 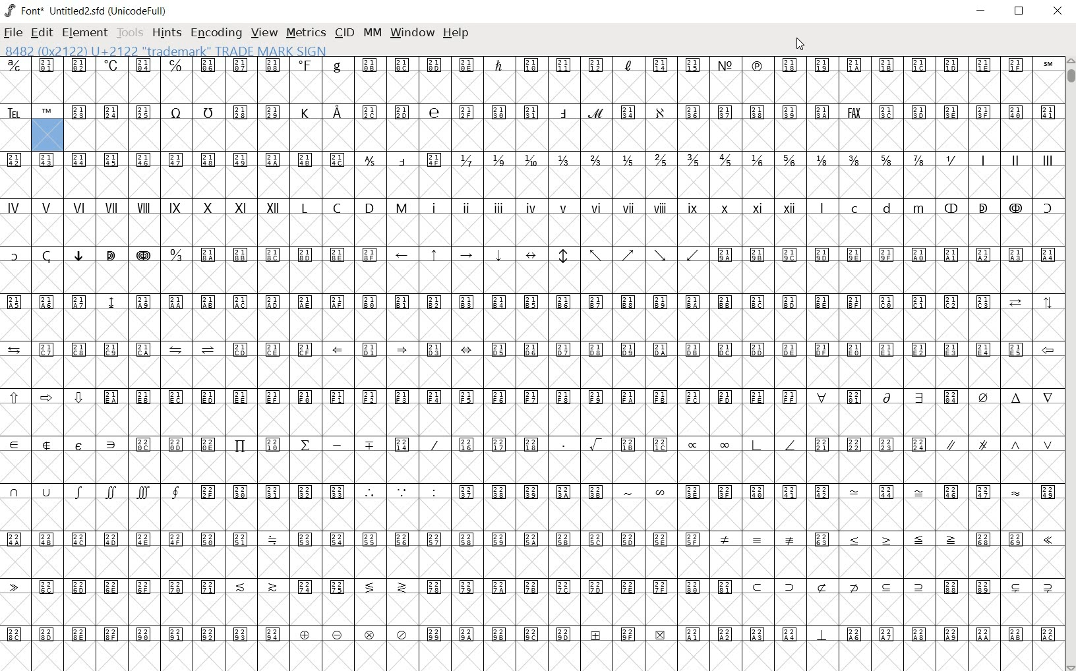 What do you see at coordinates (800, 43) in the screenshot?
I see `CURSOR` at bounding box center [800, 43].